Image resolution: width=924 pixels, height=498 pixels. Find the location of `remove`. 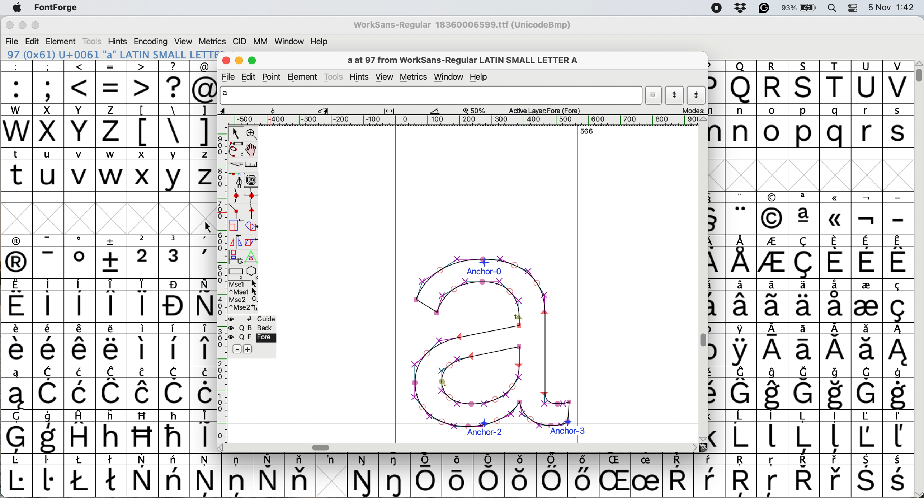

remove is located at coordinates (238, 349).